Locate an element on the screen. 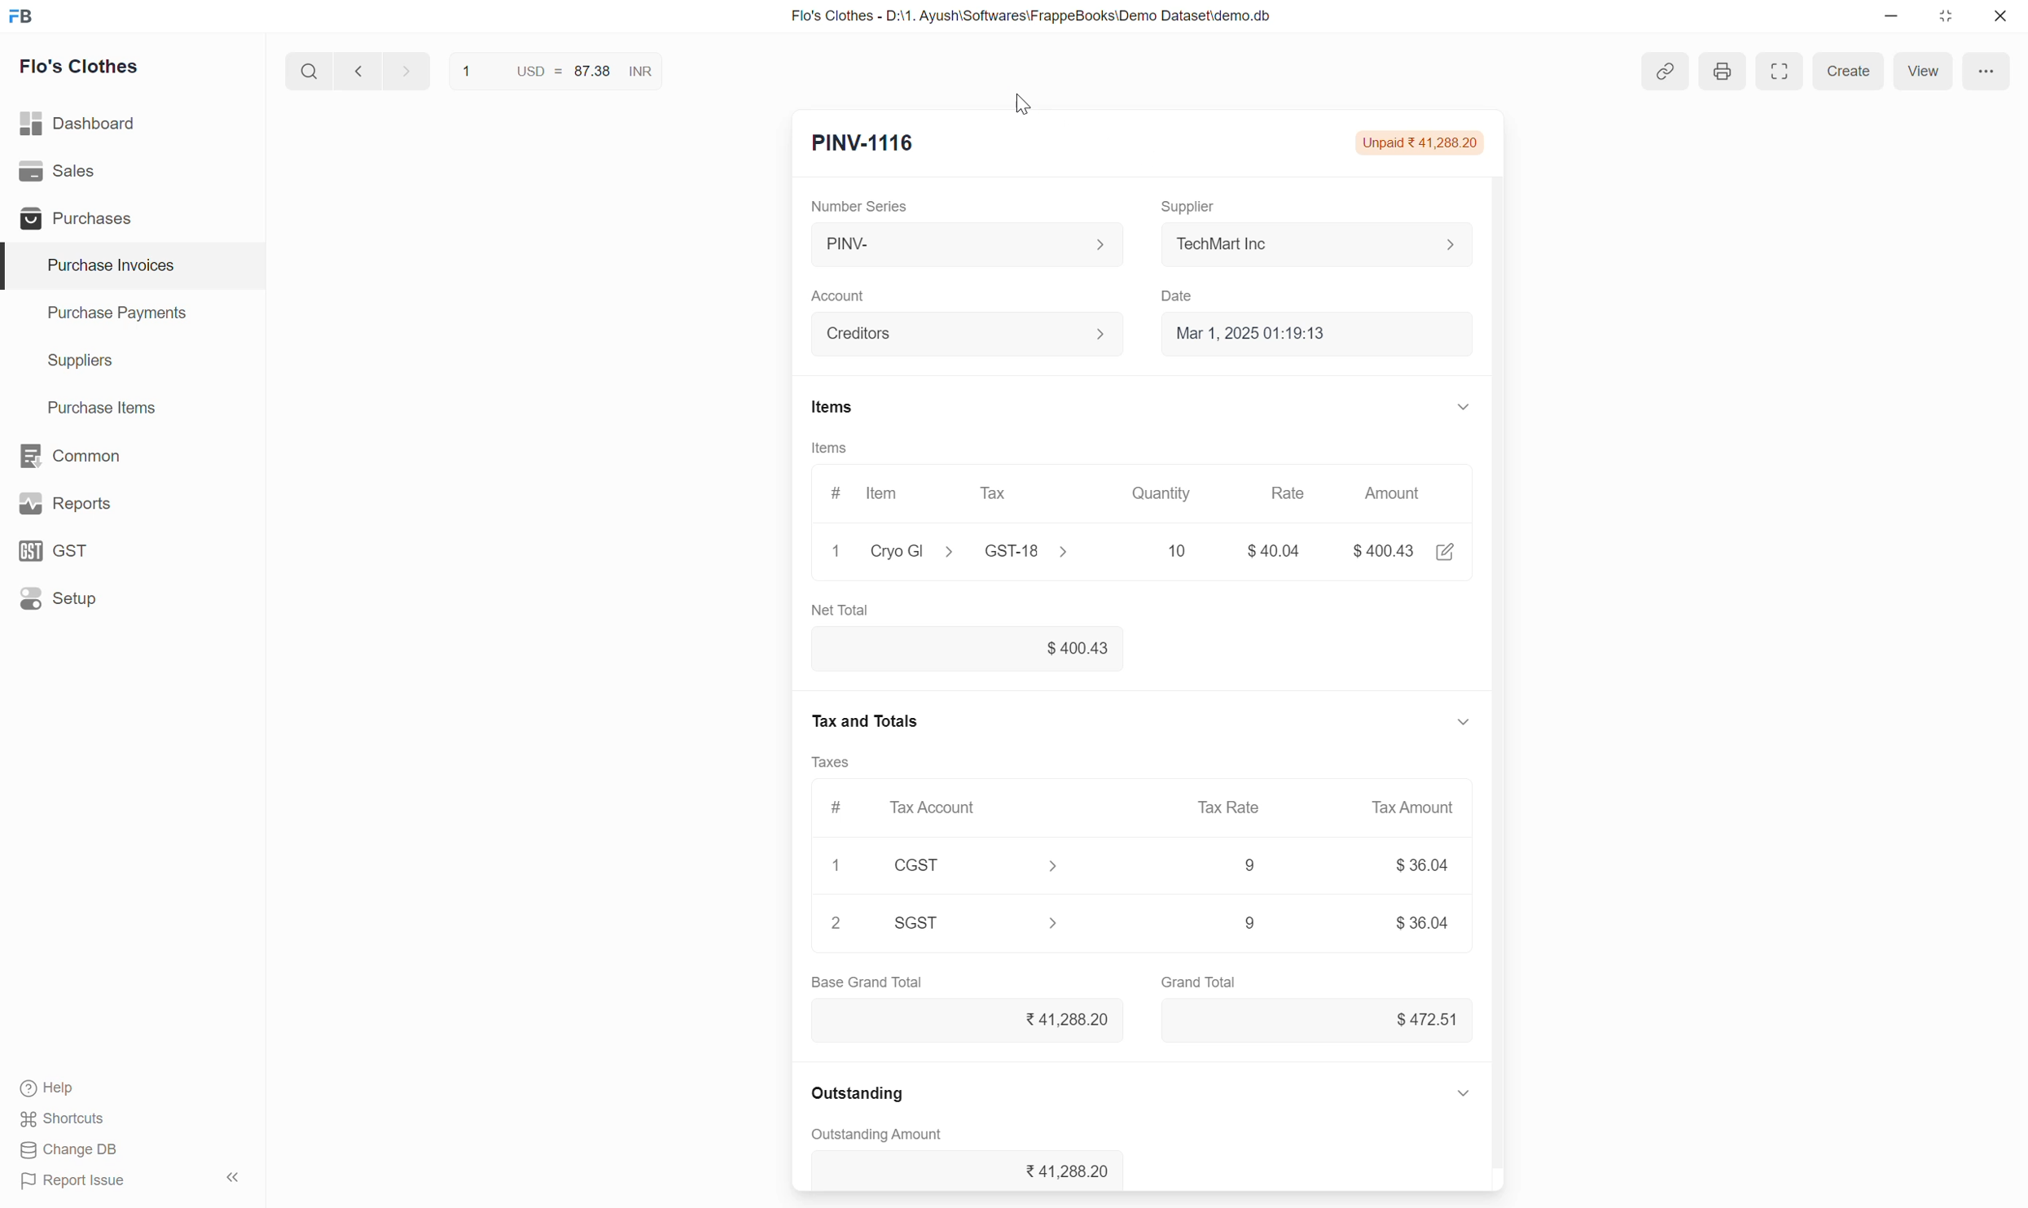 Image resolution: width=2028 pixels, height=1208 pixels. next is located at coordinates (355, 72).